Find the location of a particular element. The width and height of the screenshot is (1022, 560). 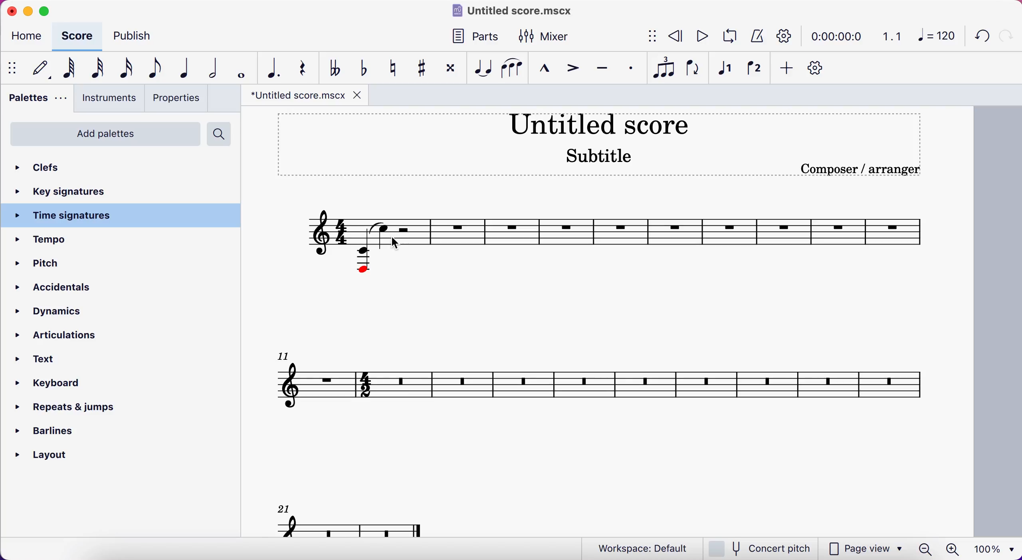

articulations is located at coordinates (72, 336).